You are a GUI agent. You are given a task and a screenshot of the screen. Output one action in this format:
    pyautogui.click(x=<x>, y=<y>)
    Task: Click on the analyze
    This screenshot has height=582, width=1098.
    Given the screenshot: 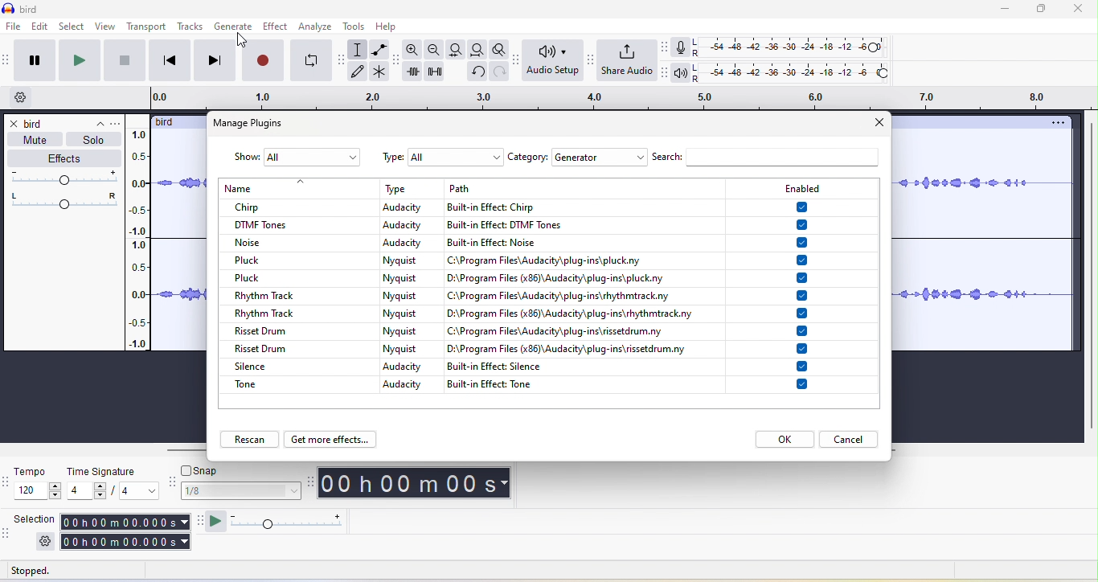 What is the action you would take?
    pyautogui.click(x=319, y=27)
    